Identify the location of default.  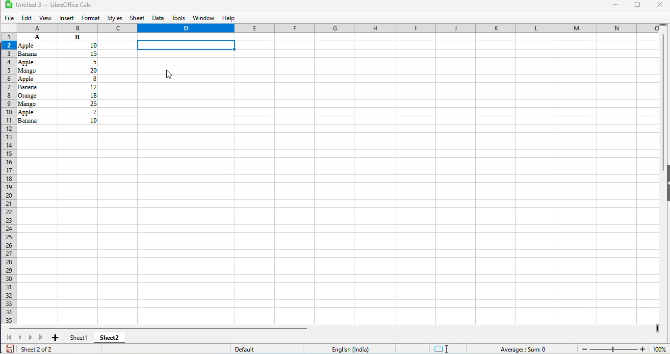
(244, 350).